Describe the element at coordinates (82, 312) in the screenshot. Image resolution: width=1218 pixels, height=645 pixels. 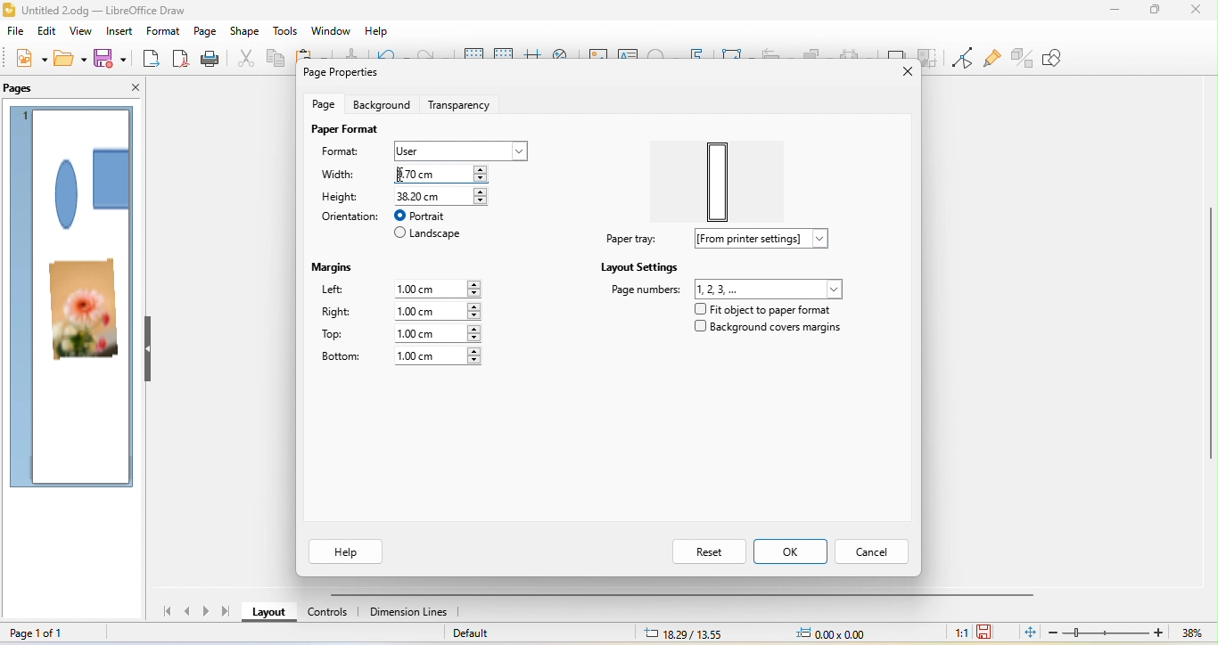
I see `photo` at that location.